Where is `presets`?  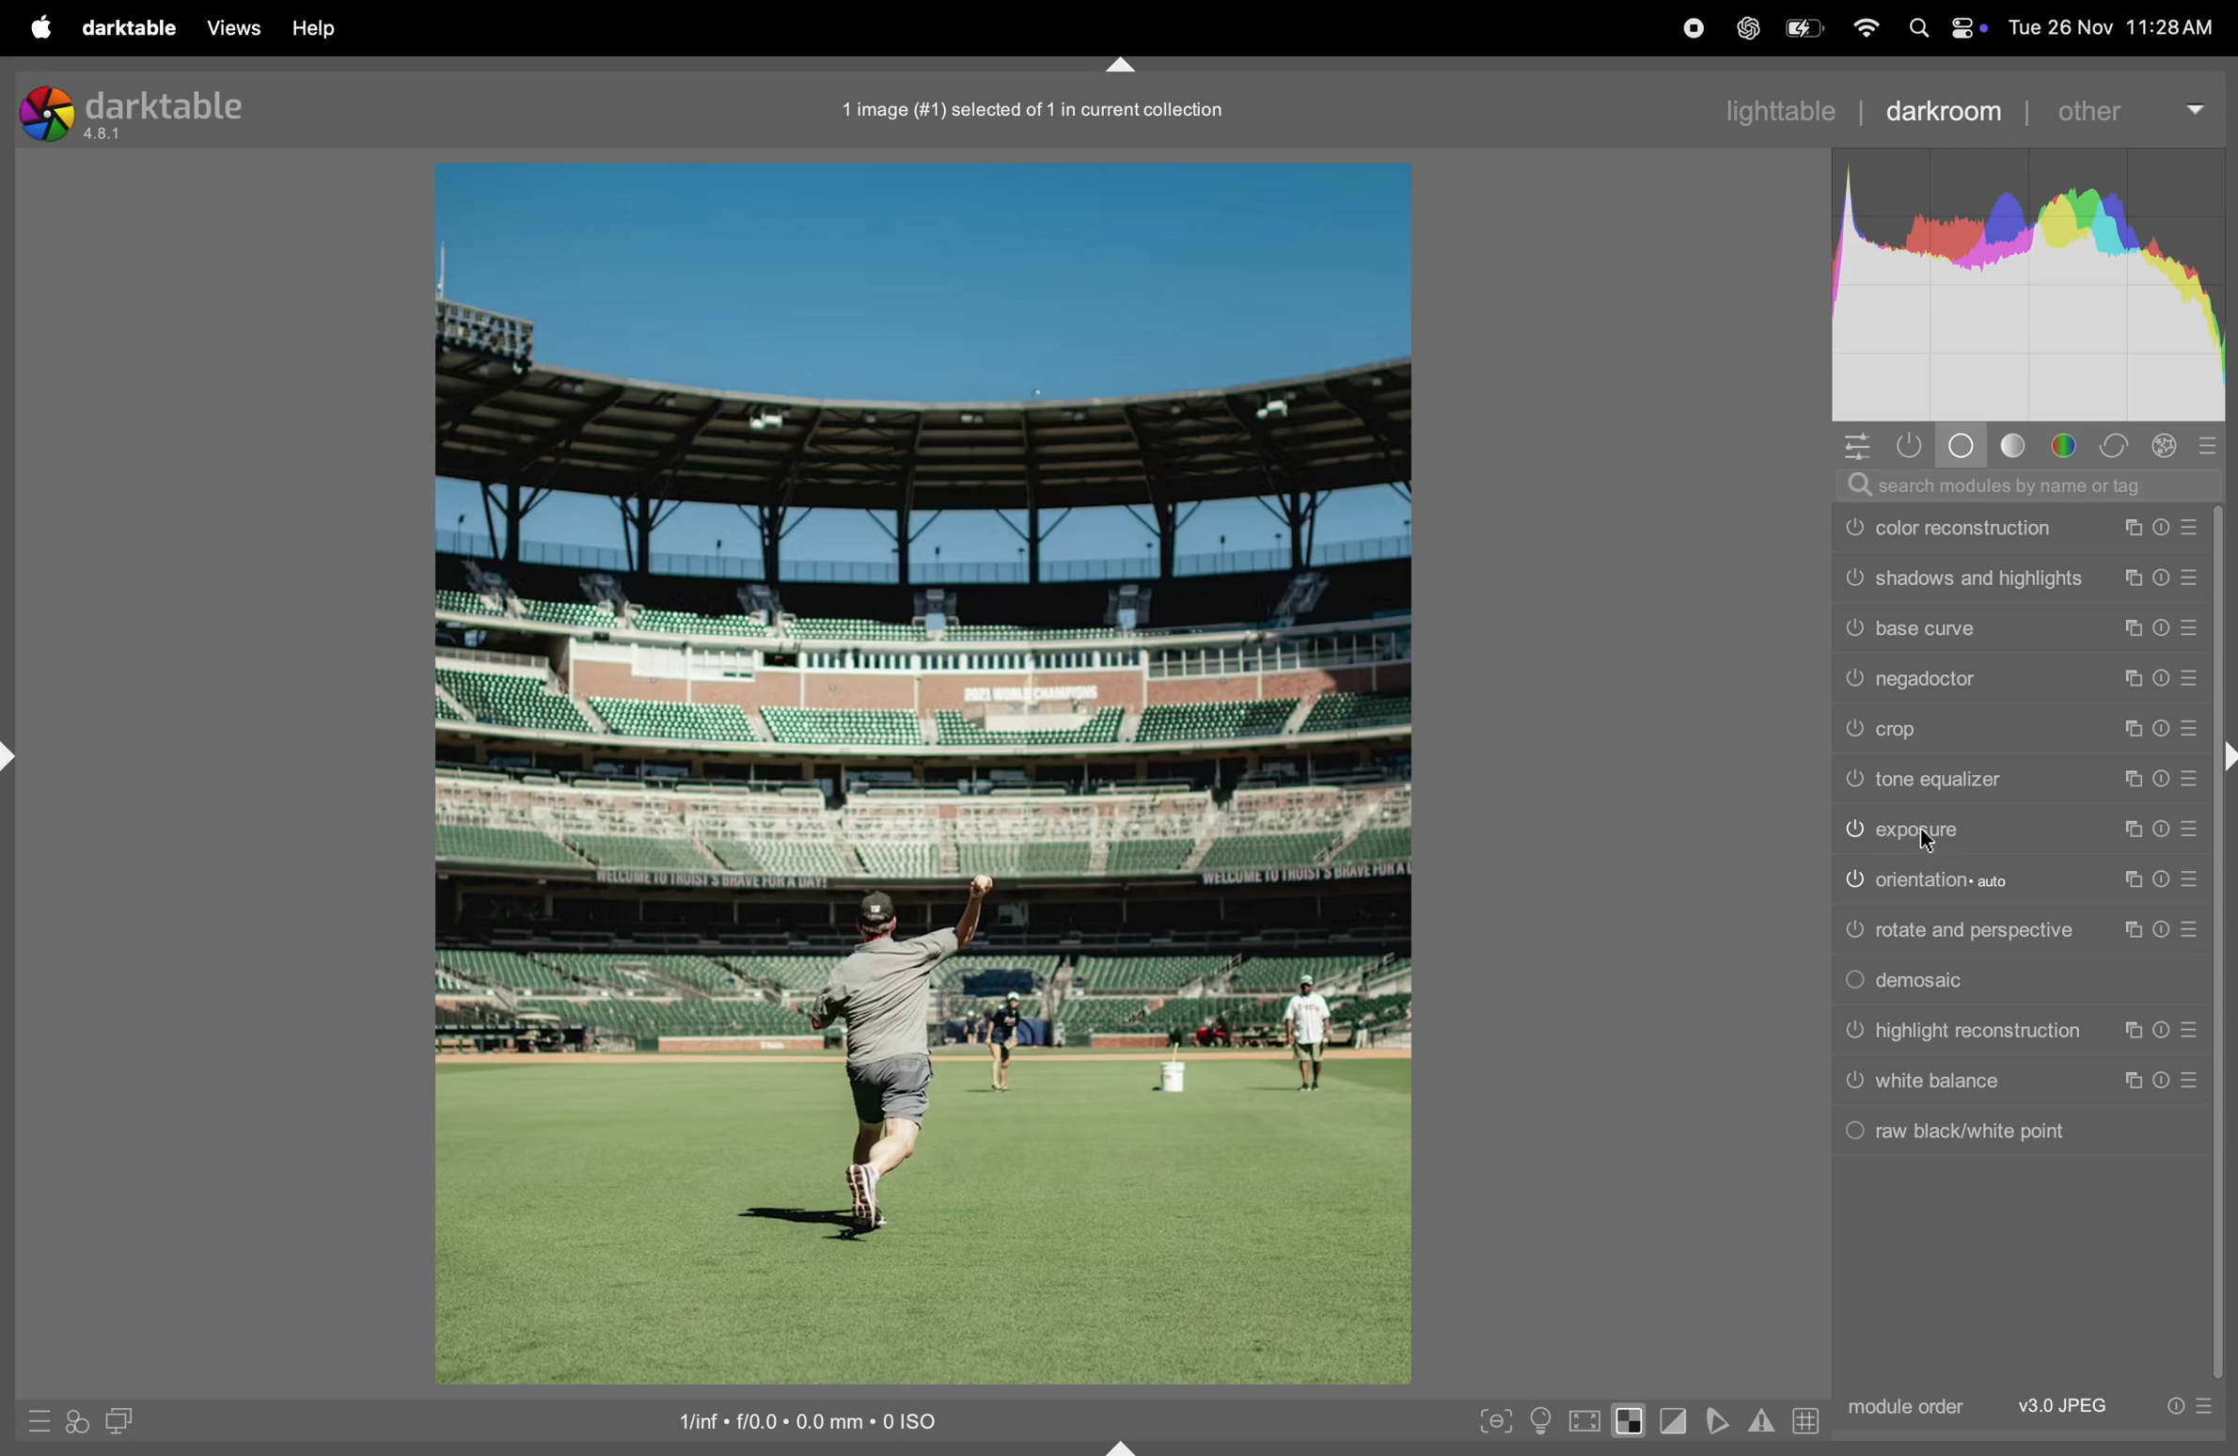
presets is located at coordinates (2209, 1405).